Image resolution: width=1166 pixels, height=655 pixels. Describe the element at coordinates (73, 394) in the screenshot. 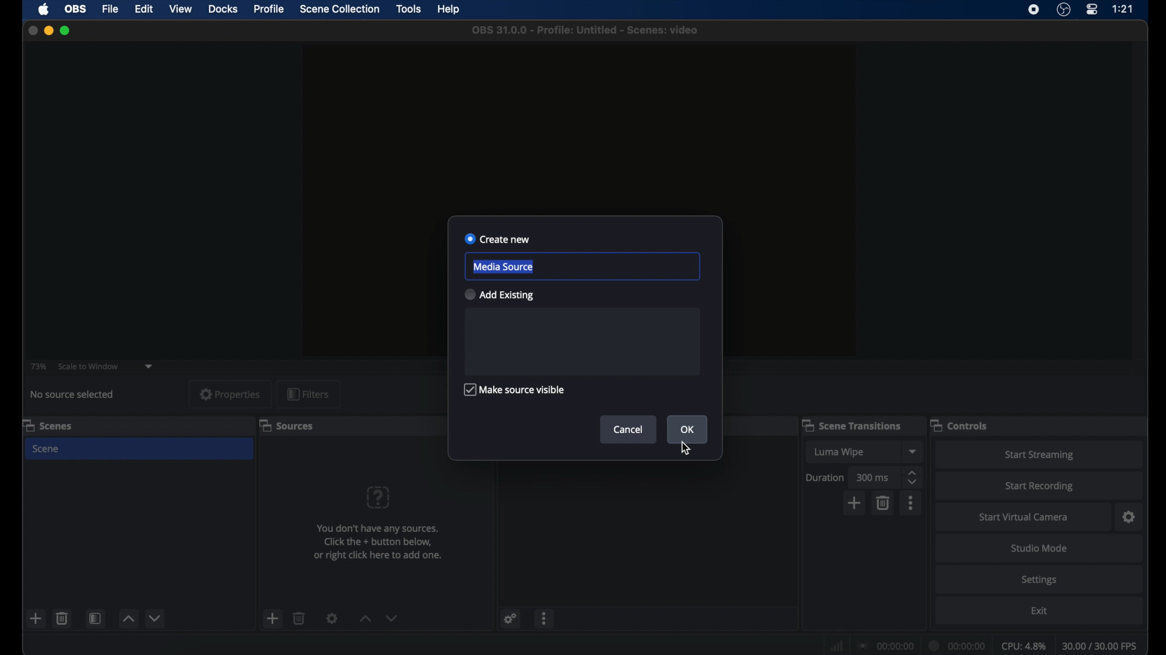

I see `no source selected` at that location.